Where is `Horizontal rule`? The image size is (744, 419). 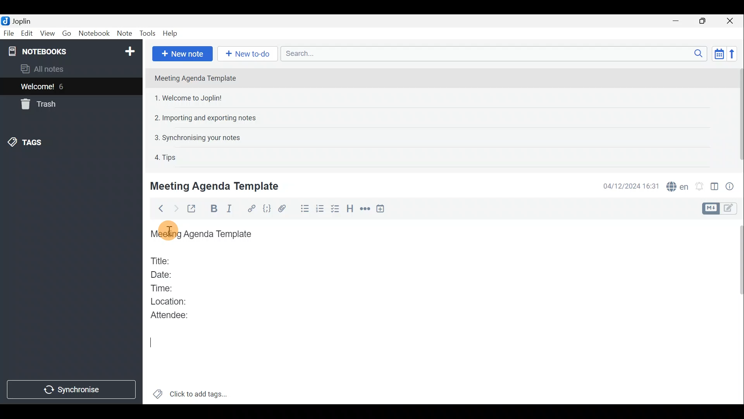
Horizontal rule is located at coordinates (366, 210).